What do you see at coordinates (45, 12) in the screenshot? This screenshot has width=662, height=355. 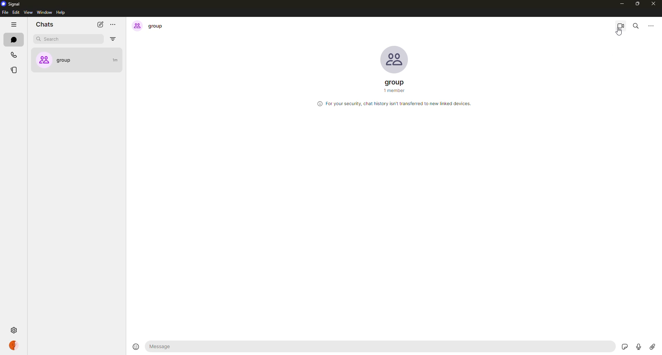 I see `window` at bounding box center [45, 12].